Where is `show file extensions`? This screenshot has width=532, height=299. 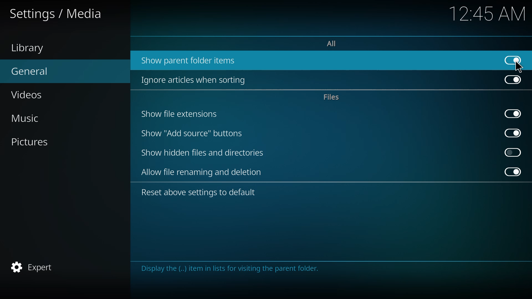 show file extensions is located at coordinates (180, 114).